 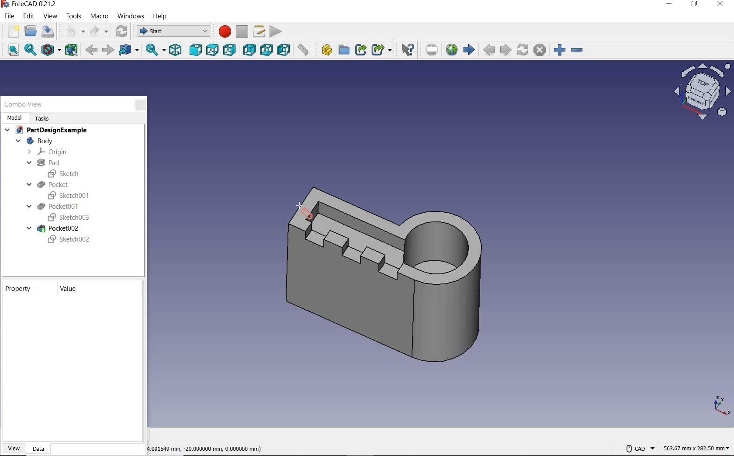 What do you see at coordinates (65, 173) in the screenshot?
I see `SKETCH` at bounding box center [65, 173].